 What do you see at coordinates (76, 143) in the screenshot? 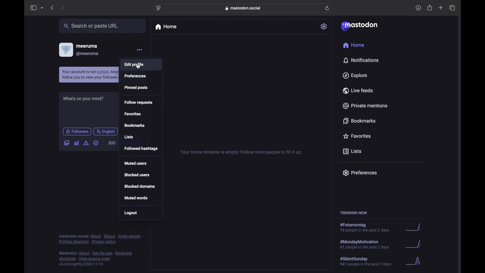
I see `add a poll` at bounding box center [76, 143].